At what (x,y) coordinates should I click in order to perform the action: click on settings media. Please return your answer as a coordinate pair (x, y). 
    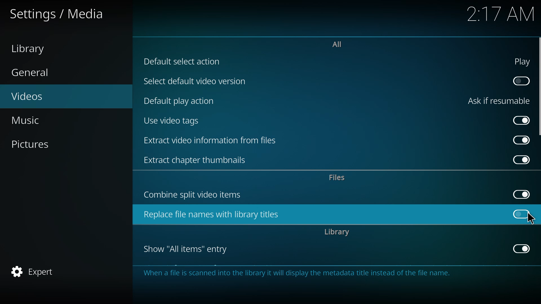
    Looking at the image, I should click on (60, 15).